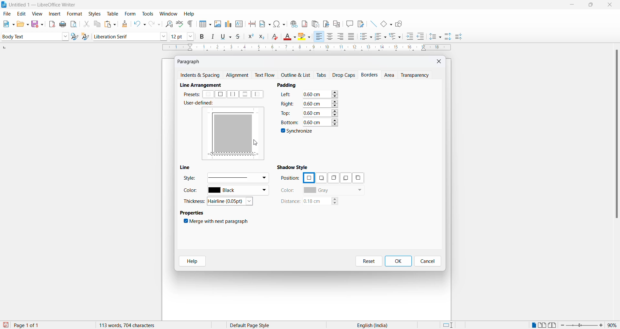 This screenshot has height=329, width=620. I want to click on insert, so click(54, 14).